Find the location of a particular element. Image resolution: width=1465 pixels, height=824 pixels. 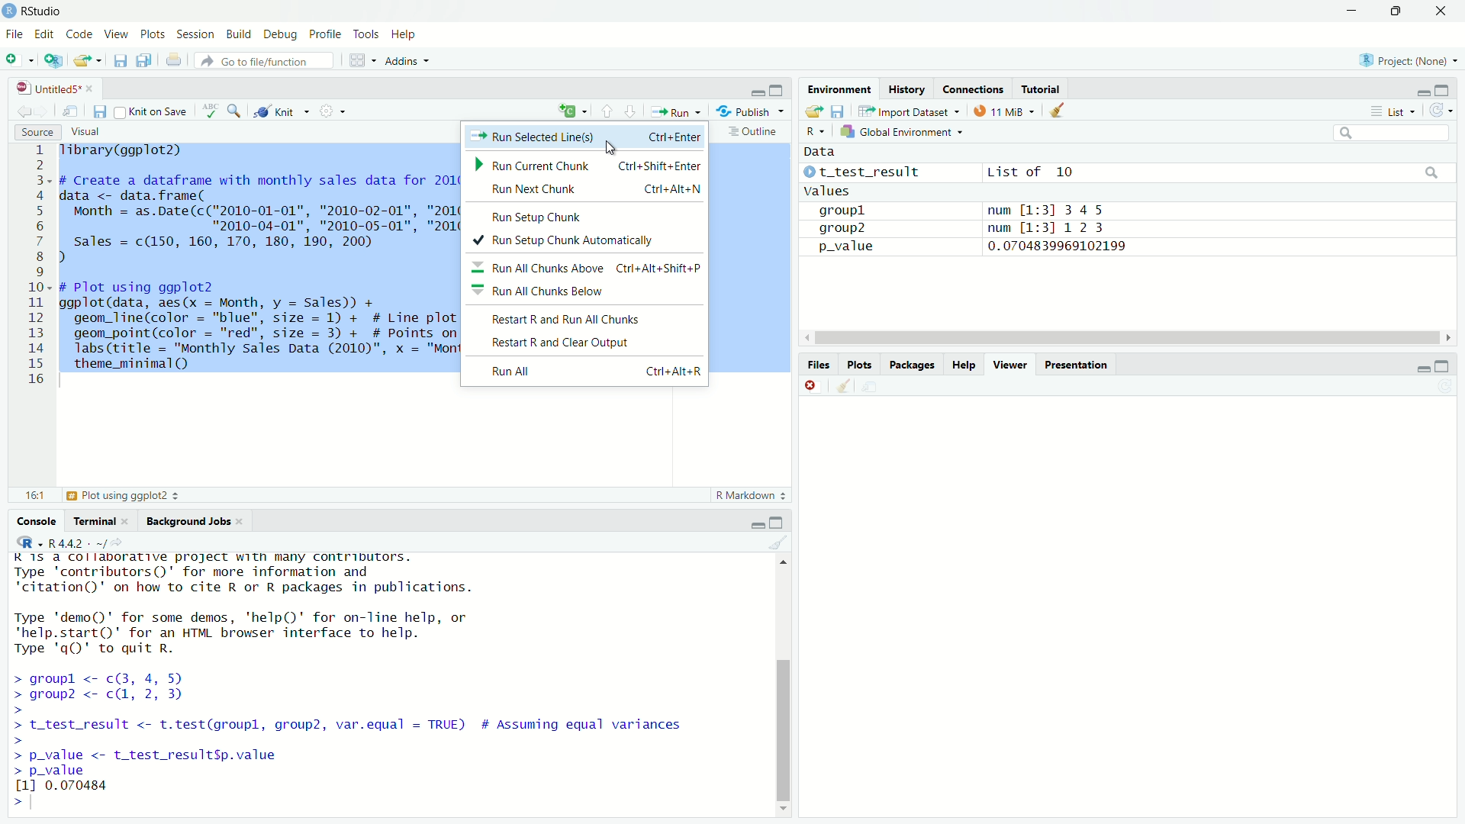

@R -R442- ~/ is located at coordinates (63, 543).